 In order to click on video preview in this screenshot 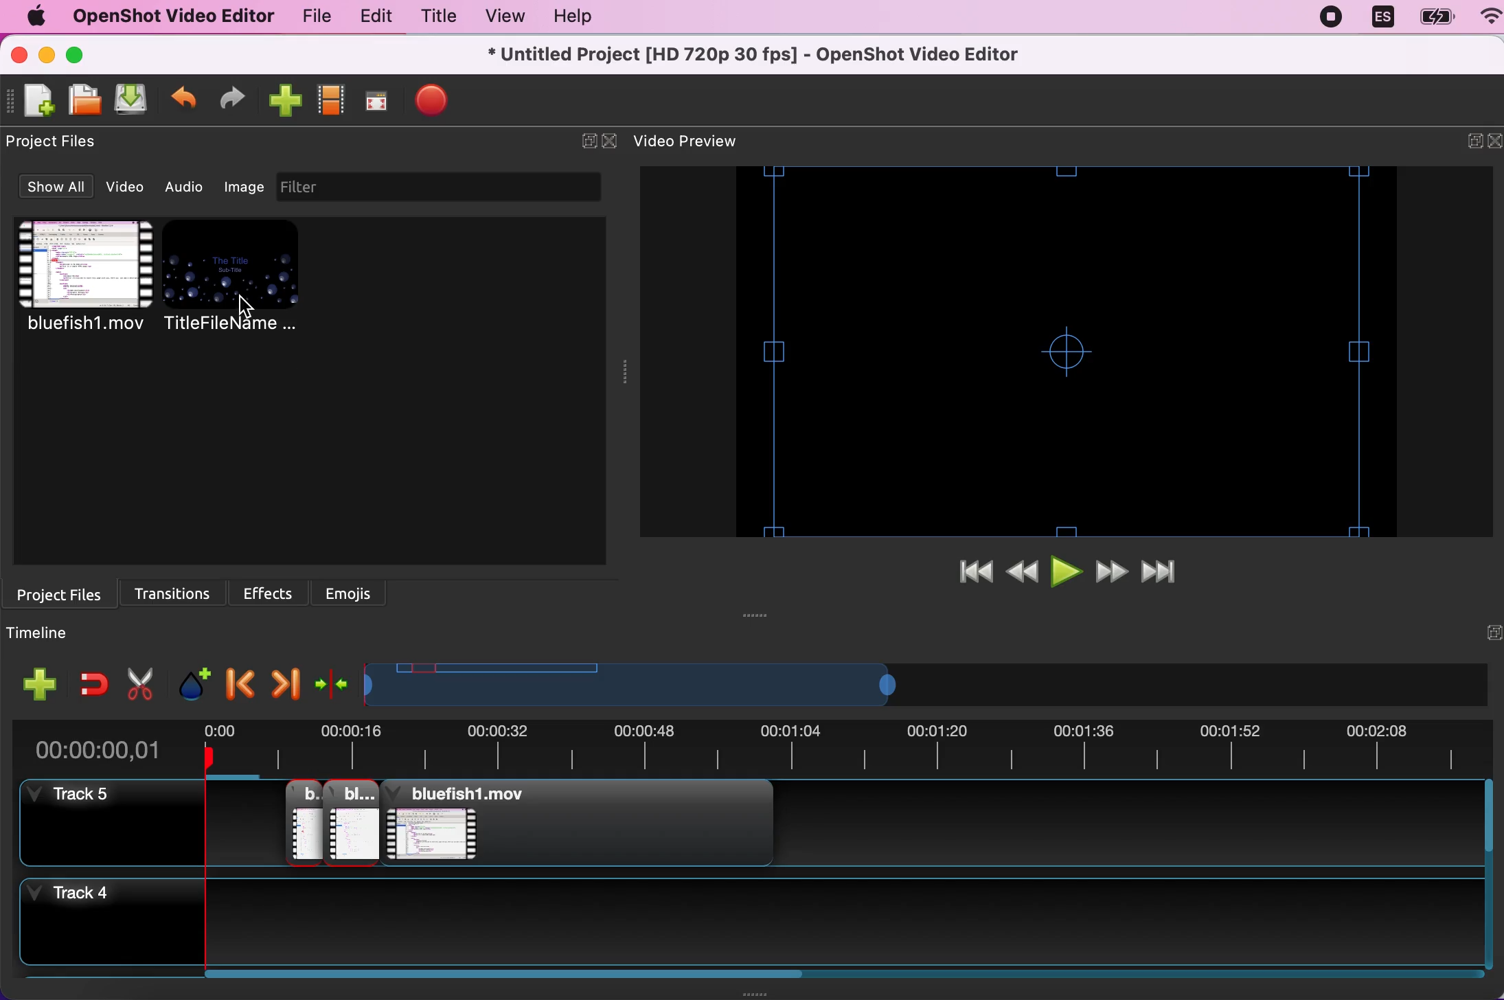, I will do `click(1071, 352)`.